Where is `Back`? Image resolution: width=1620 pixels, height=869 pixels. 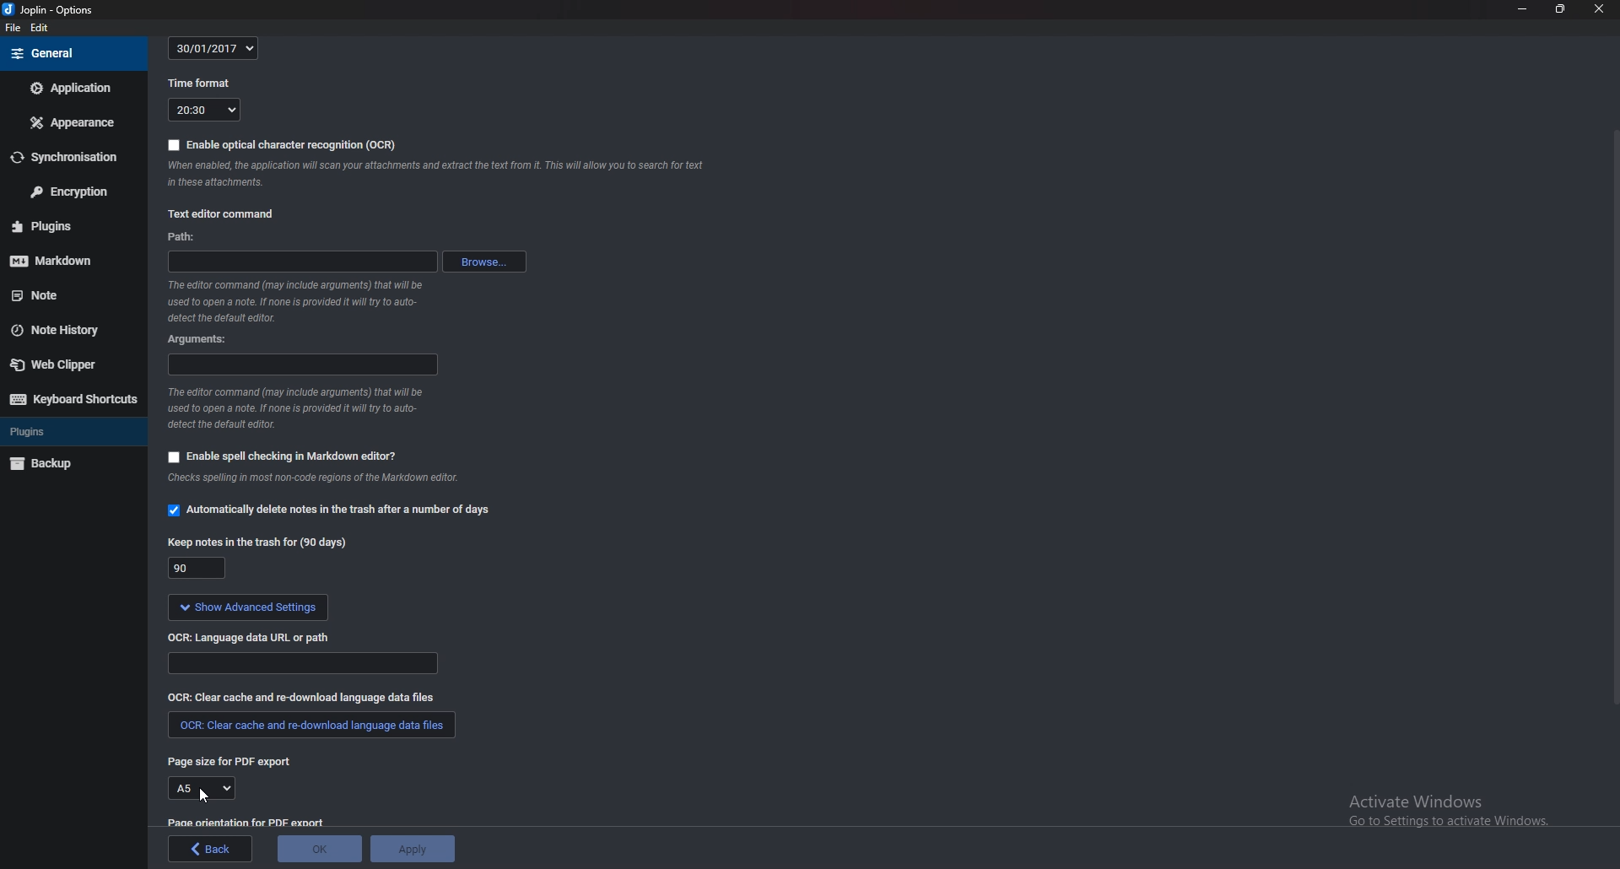
Back is located at coordinates (211, 849).